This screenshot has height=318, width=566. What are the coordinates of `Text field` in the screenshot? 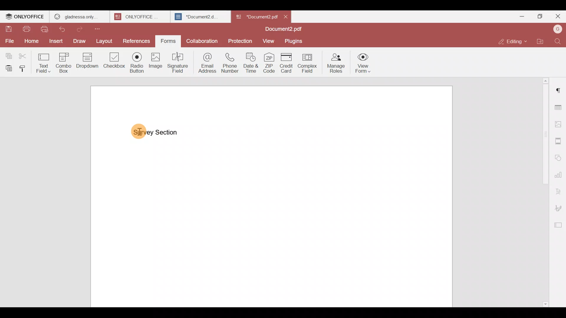 It's located at (43, 61).